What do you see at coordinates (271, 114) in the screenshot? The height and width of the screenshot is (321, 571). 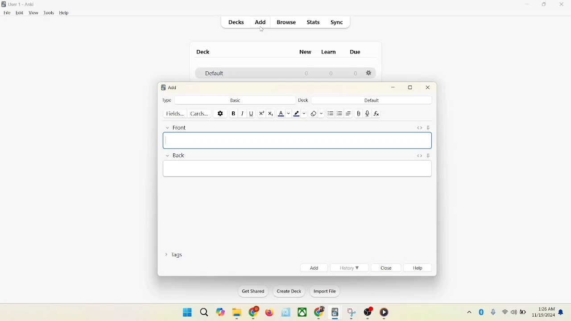 I see `subscript` at bounding box center [271, 114].